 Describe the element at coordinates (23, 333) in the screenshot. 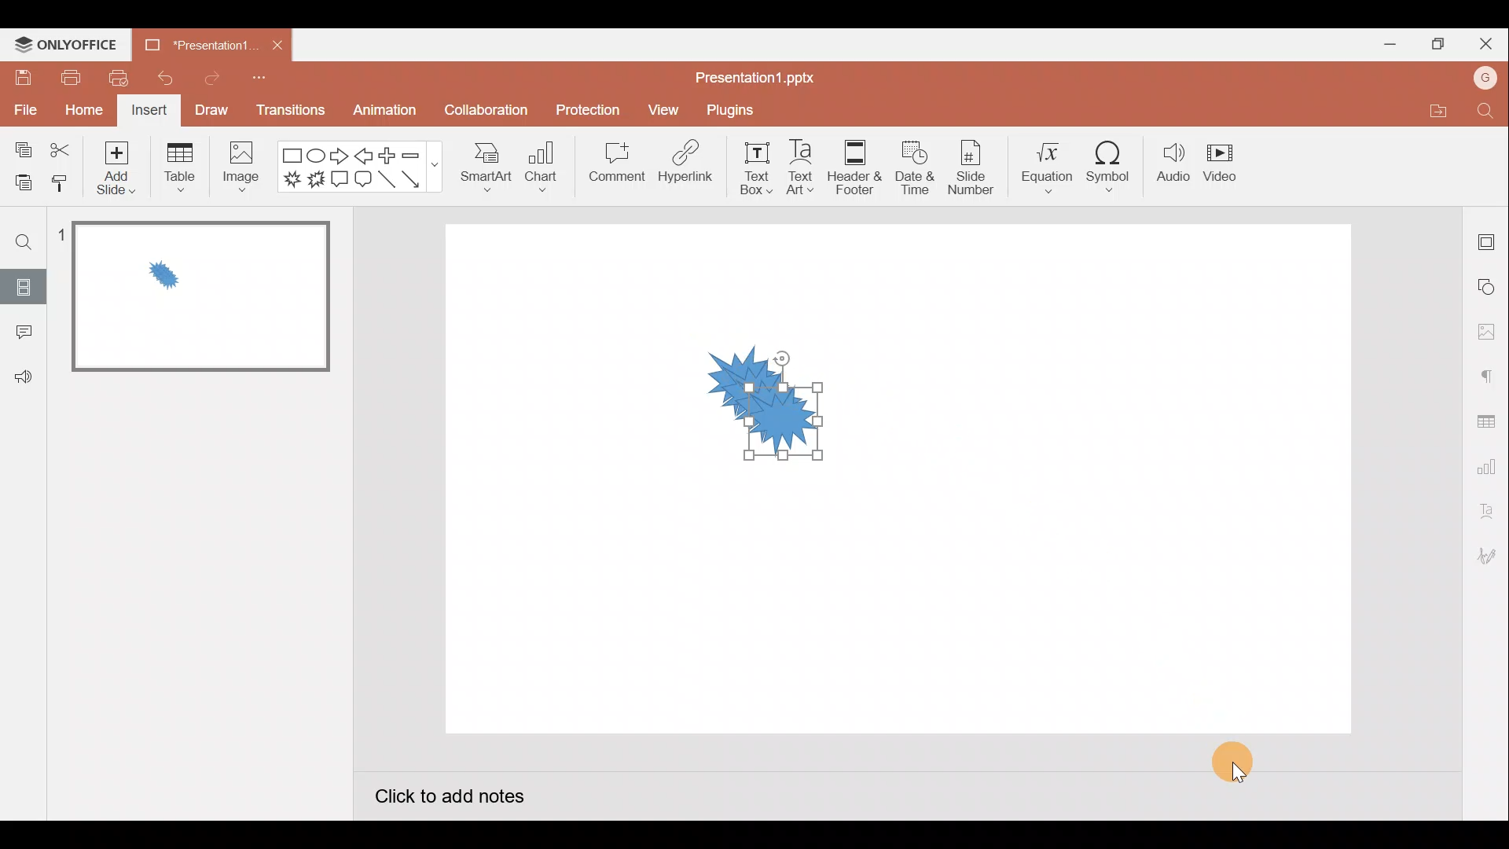

I see `Comment` at that location.